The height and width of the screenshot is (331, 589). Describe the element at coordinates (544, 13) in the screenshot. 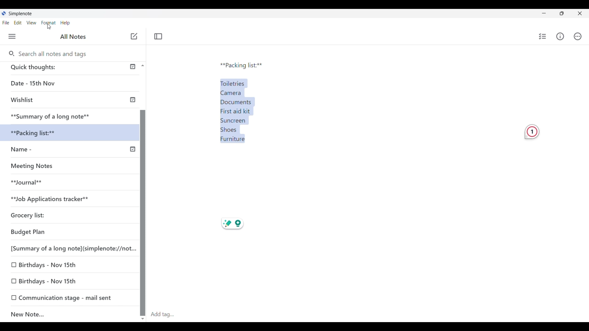

I see `Minimize ` at that location.